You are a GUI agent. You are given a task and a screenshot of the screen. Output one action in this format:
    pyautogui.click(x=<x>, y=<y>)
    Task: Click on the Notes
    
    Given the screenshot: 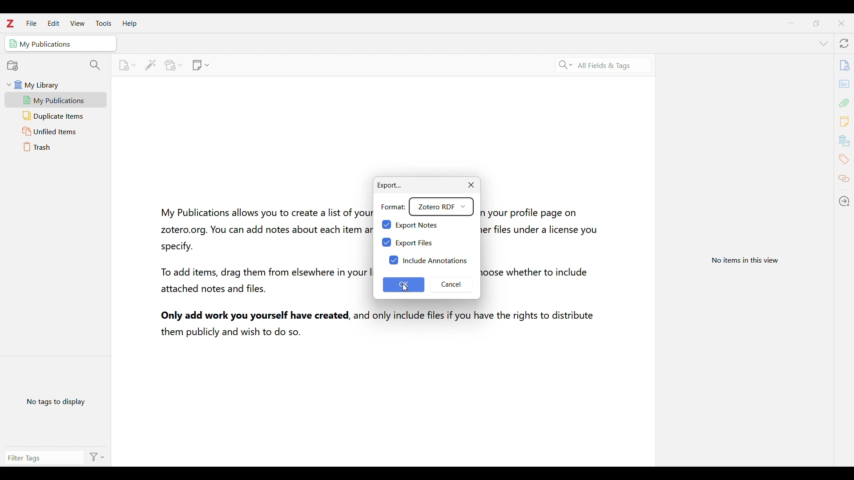 What is the action you would take?
    pyautogui.click(x=845, y=121)
    